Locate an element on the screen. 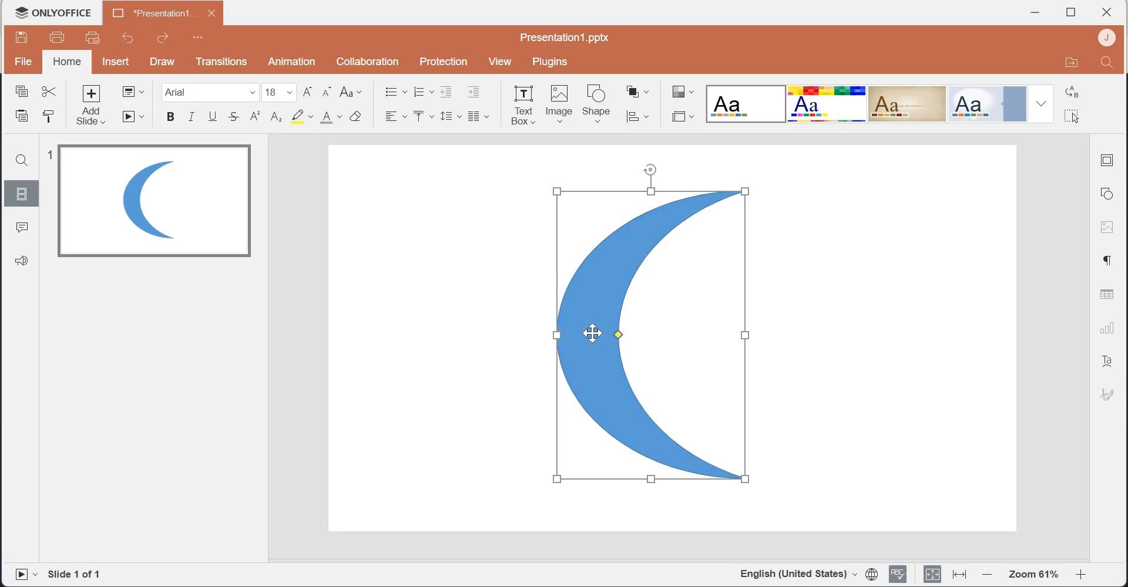 The height and width of the screenshot is (587, 1128). Decrement font size is located at coordinates (327, 92).